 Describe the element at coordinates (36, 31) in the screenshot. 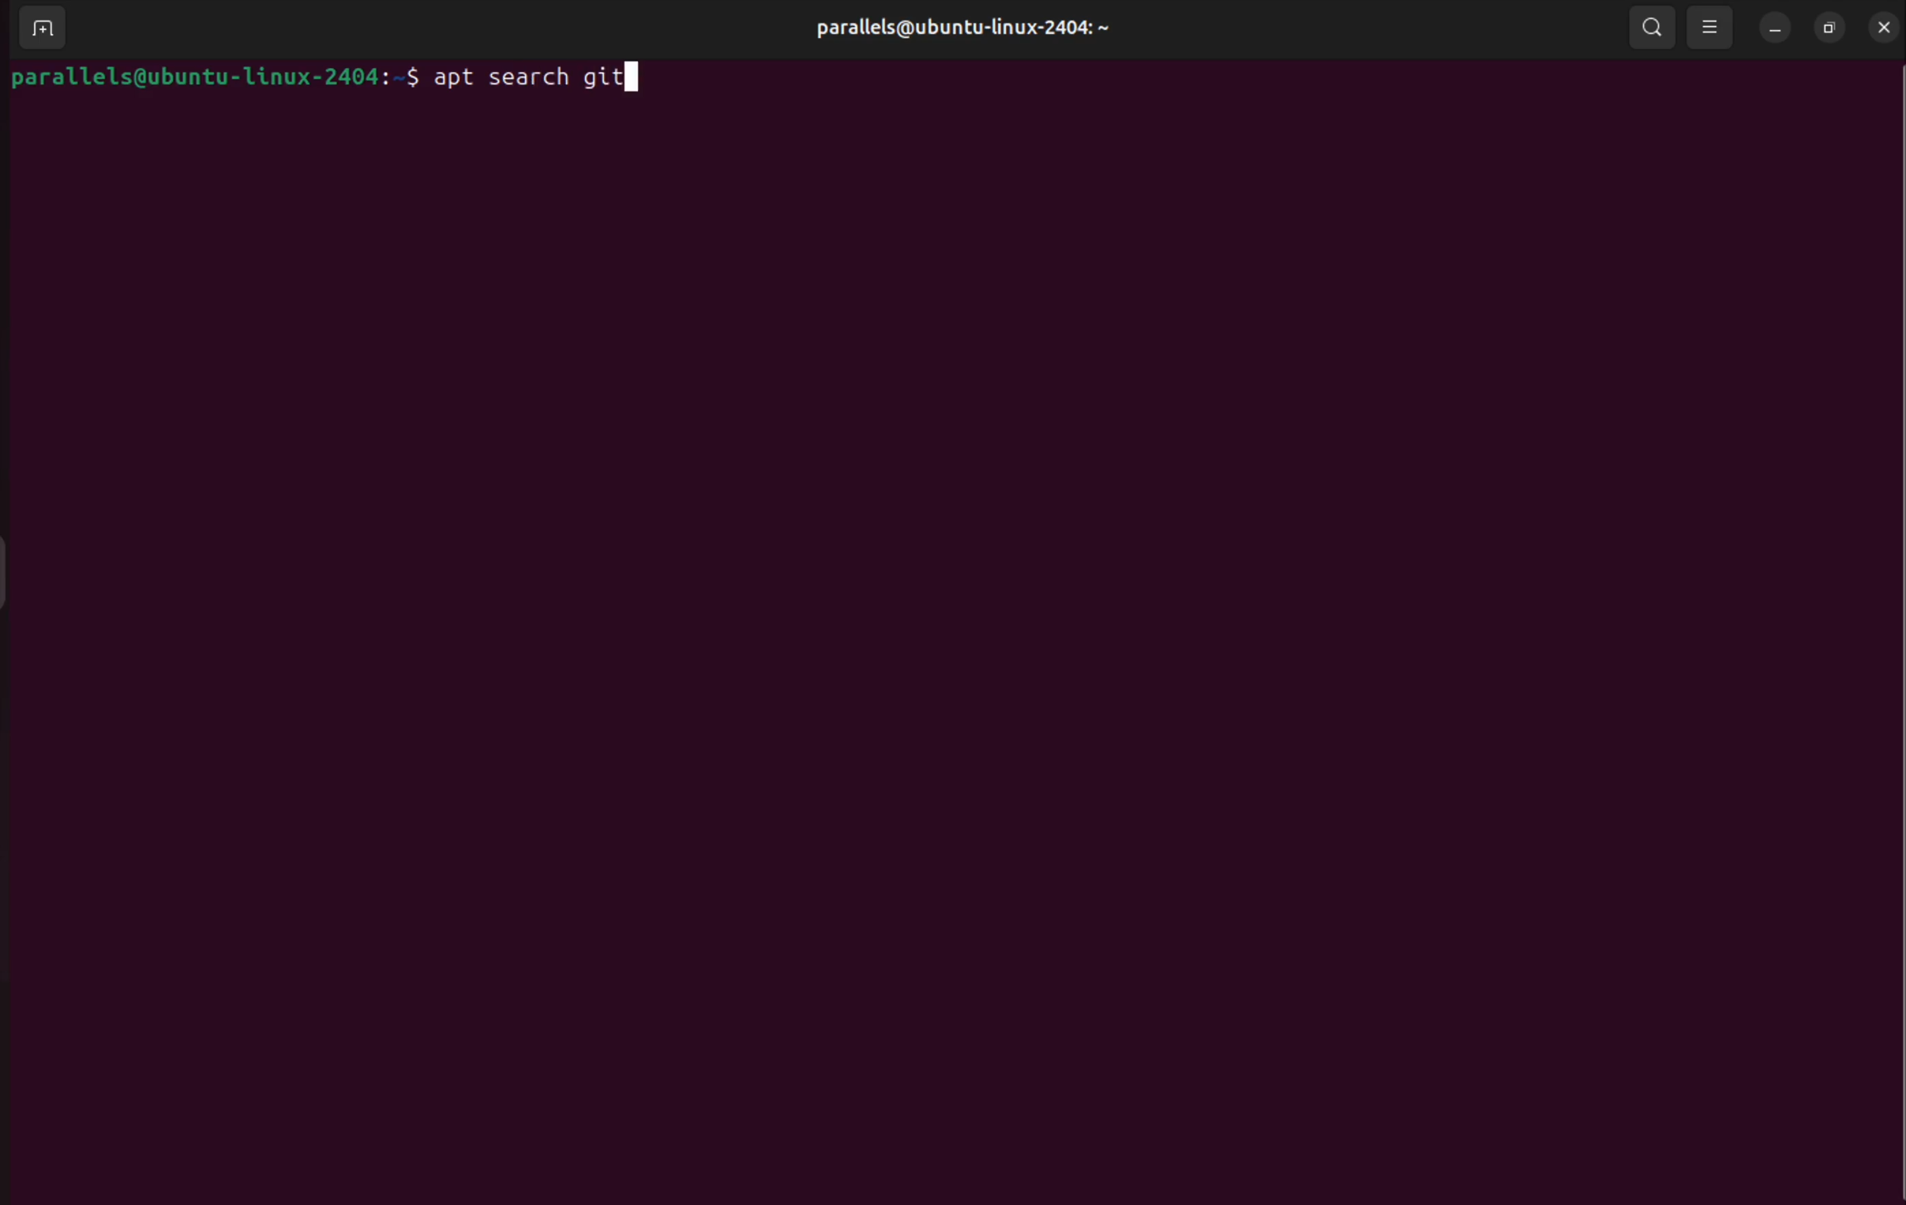

I see `add terminal` at that location.